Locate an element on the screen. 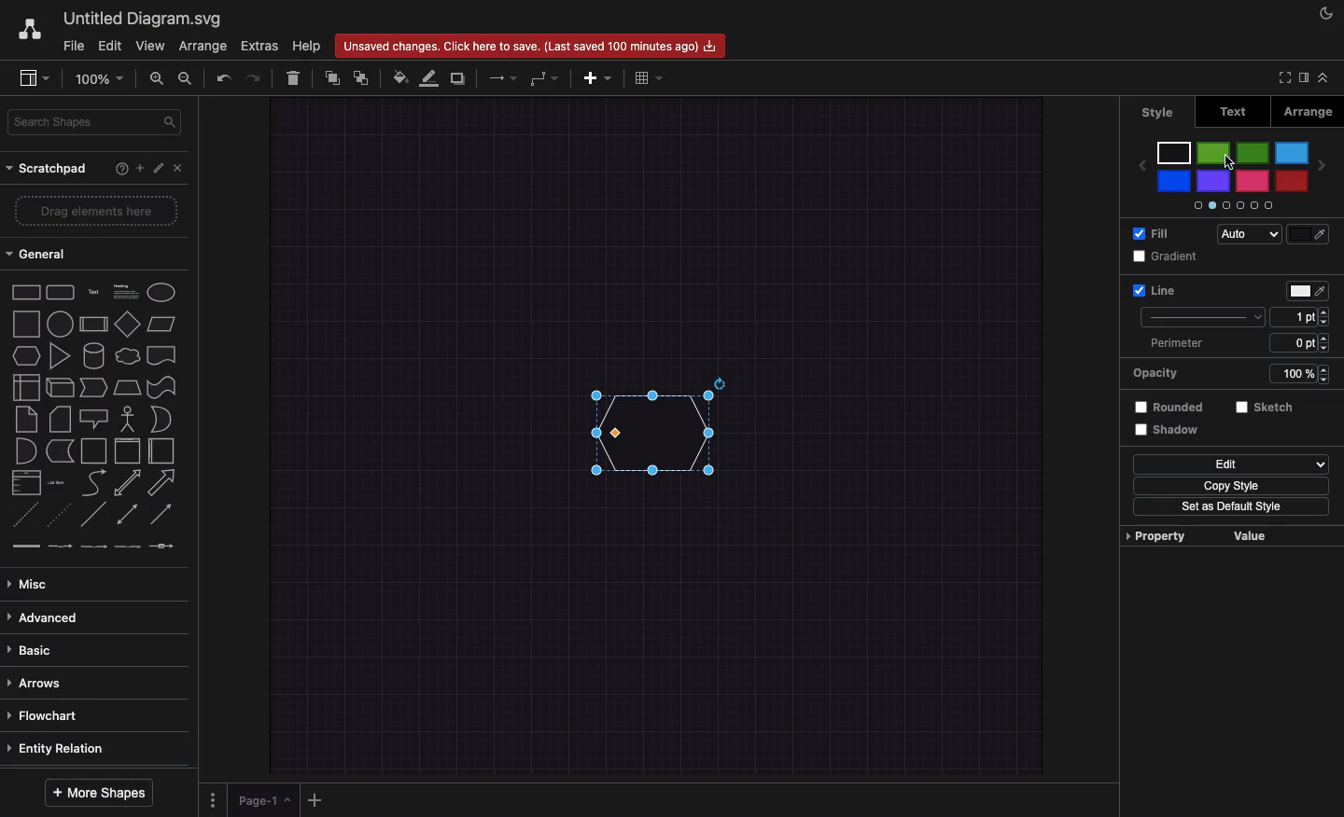  Misc is located at coordinates (35, 586).